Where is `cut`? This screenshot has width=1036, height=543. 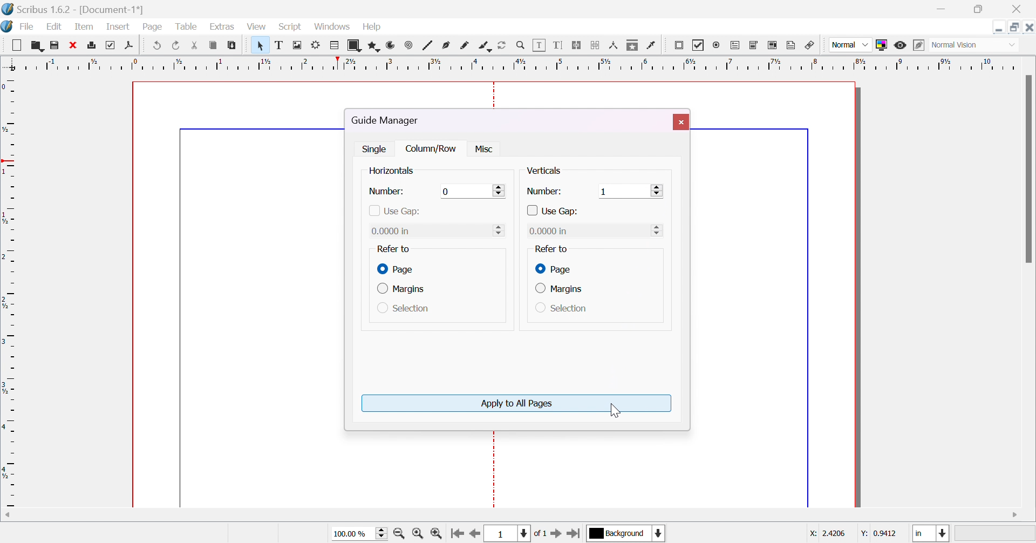
cut is located at coordinates (194, 44).